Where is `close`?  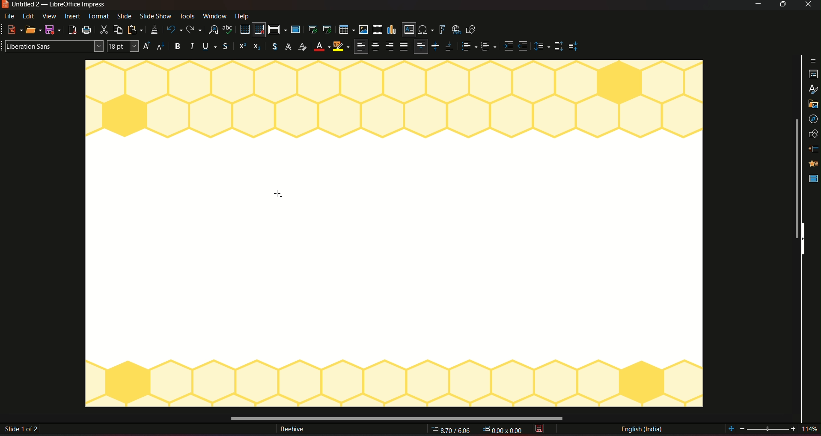
close is located at coordinates (808, 5).